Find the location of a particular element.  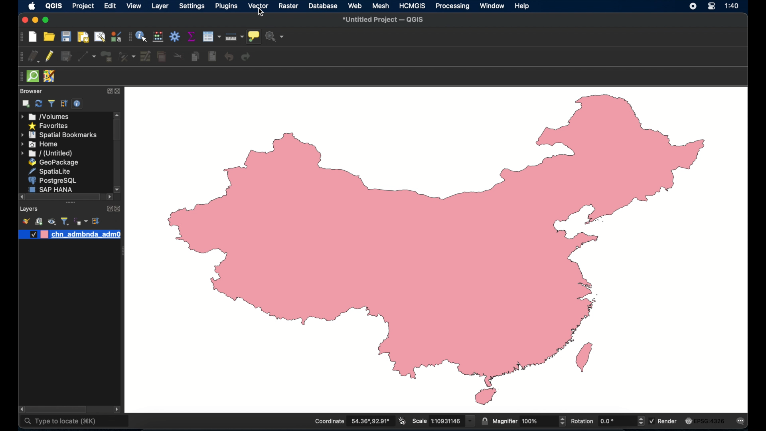

favorites is located at coordinates (50, 127).